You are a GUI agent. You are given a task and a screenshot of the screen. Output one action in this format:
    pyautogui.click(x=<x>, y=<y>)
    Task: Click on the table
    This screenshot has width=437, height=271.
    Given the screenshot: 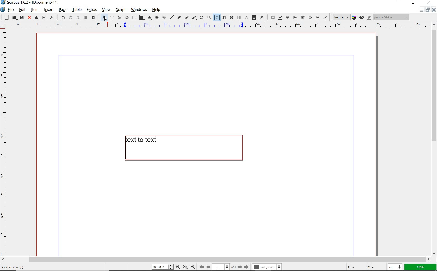 What is the action you would take?
    pyautogui.click(x=77, y=10)
    